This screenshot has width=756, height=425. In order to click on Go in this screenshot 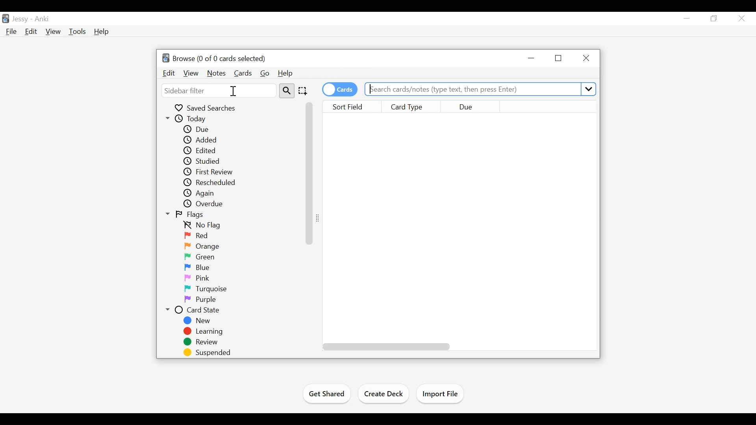, I will do `click(265, 73)`.